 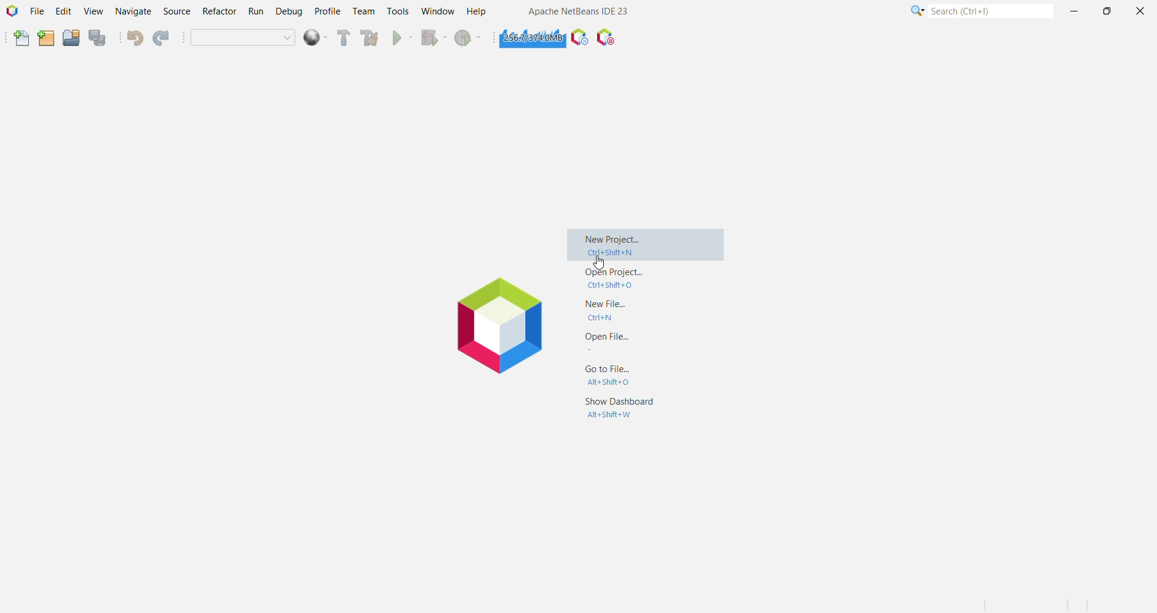 What do you see at coordinates (916, 13) in the screenshot?
I see `More Options` at bounding box center [916, 13].